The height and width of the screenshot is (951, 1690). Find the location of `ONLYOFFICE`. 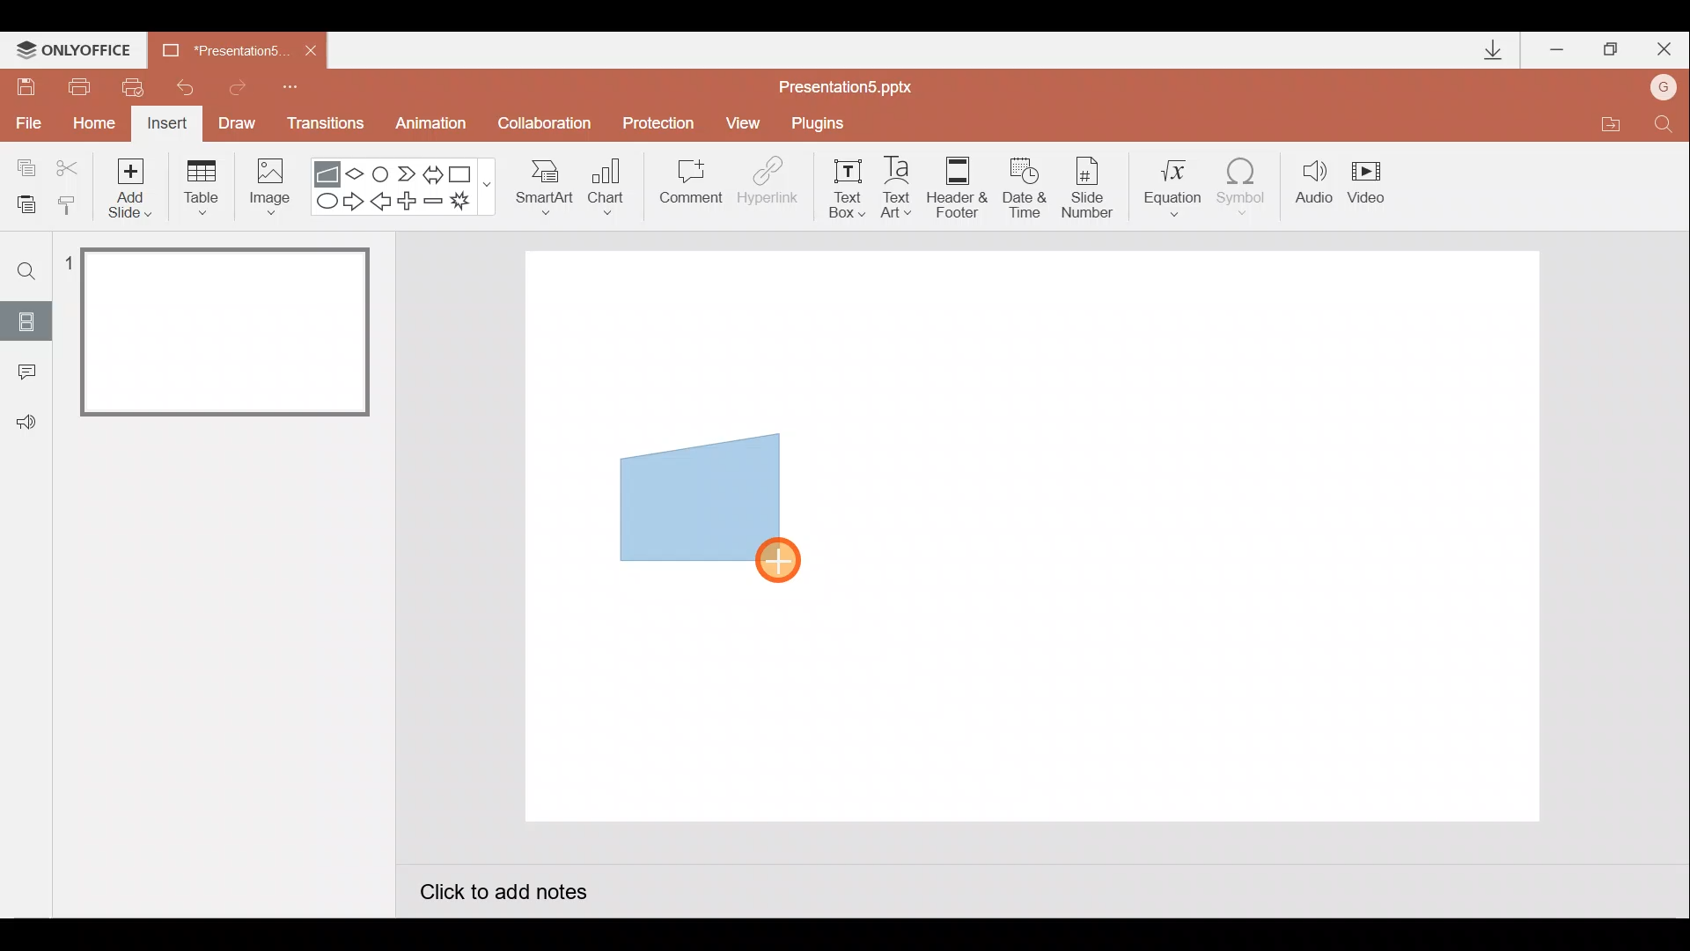

ONLYOFFICE is located at coordinates (77, 48).